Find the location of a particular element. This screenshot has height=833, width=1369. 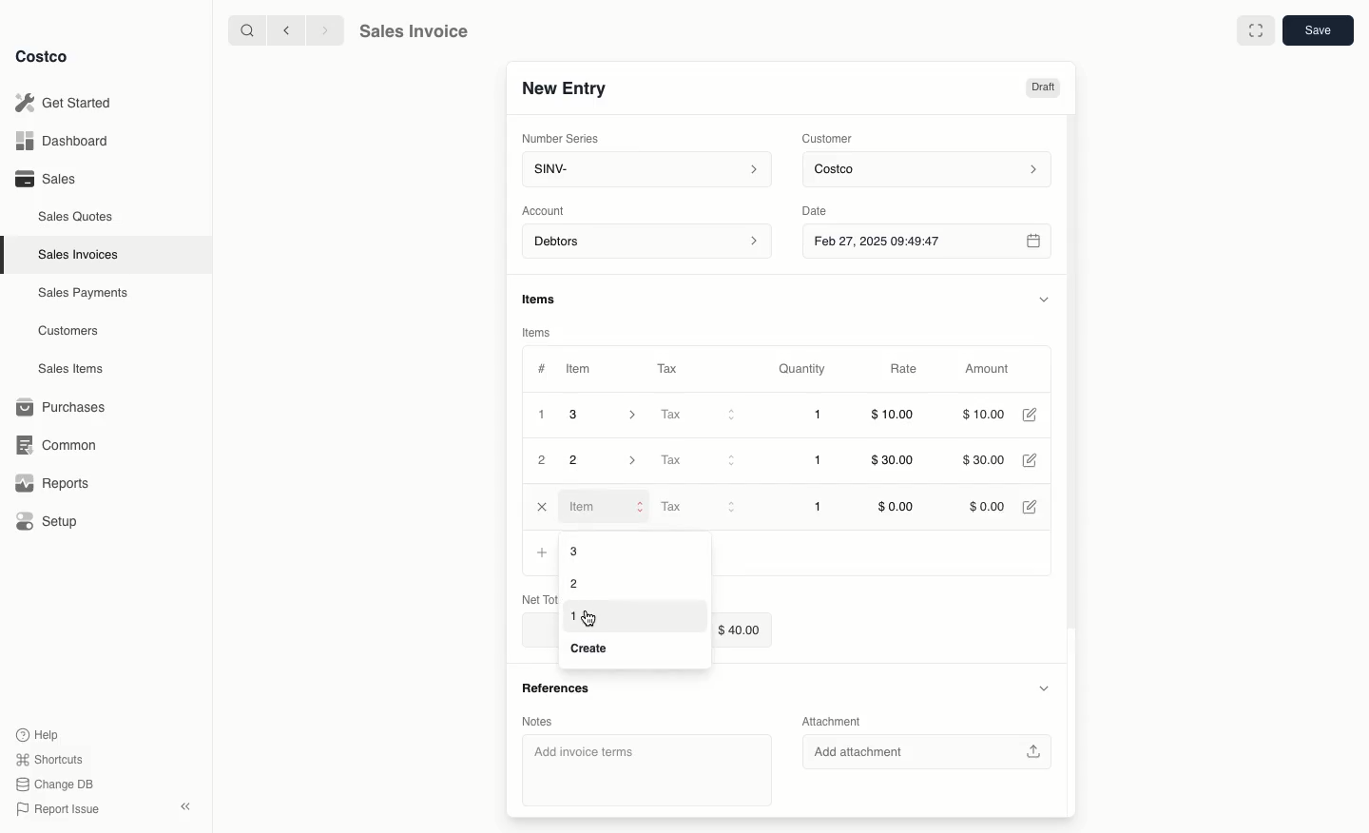

Close is located at coordinates (540, 507).